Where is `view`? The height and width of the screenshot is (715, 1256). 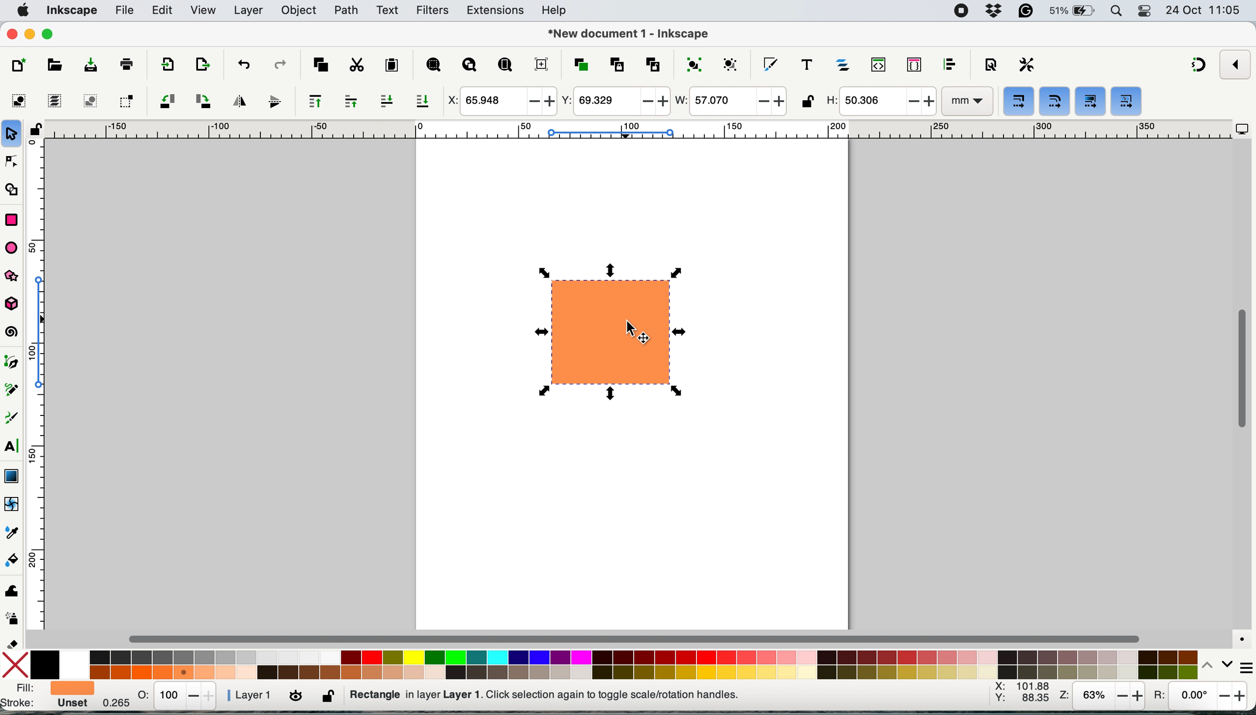 view is located at coordinates (204, 11).